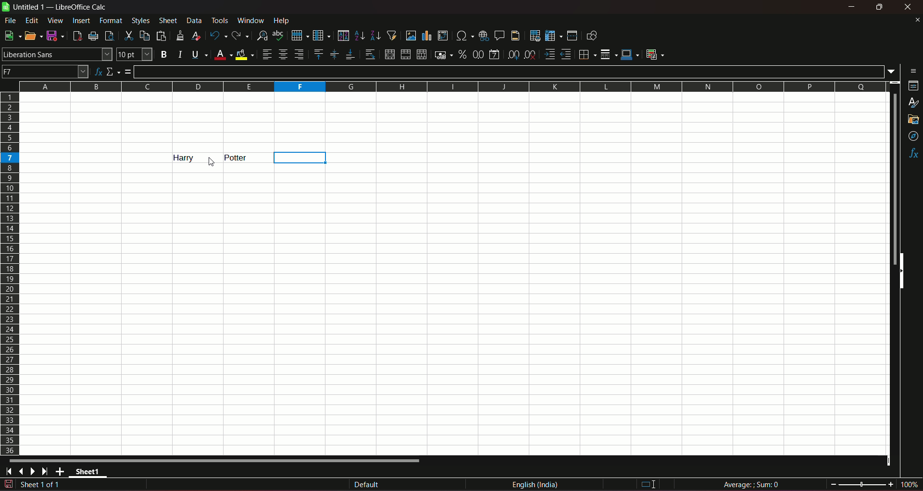 The height and width of the screenshot is (491, 923). What do you see at coordinates (97, 72) in the screenshot?
I see `function wizard` at bounding box center [97, 72].